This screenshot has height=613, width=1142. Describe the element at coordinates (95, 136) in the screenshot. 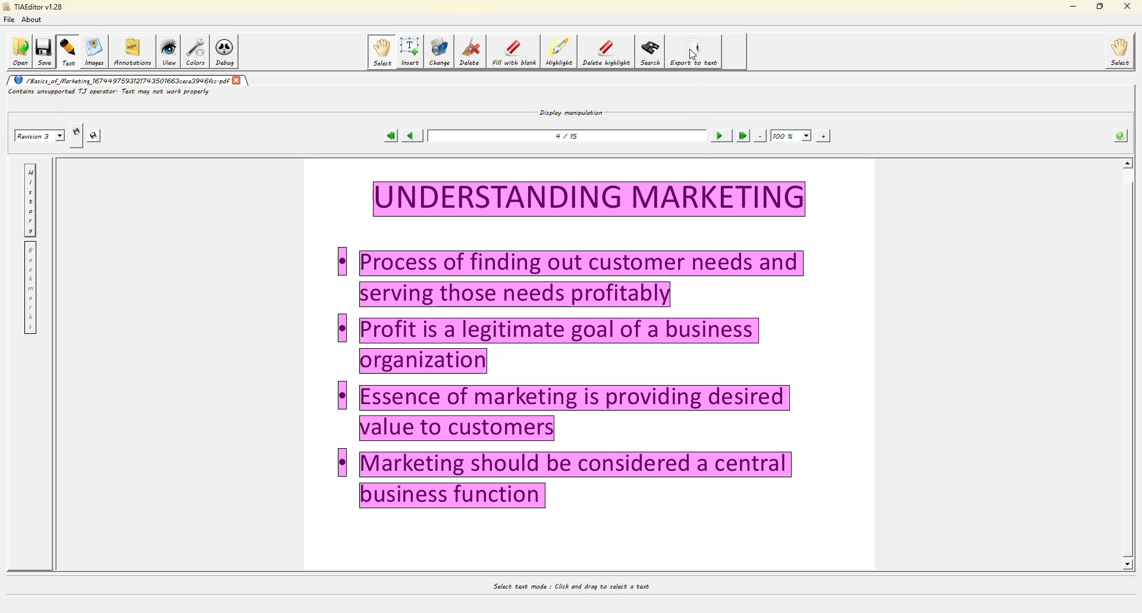

I see `save` at that location.